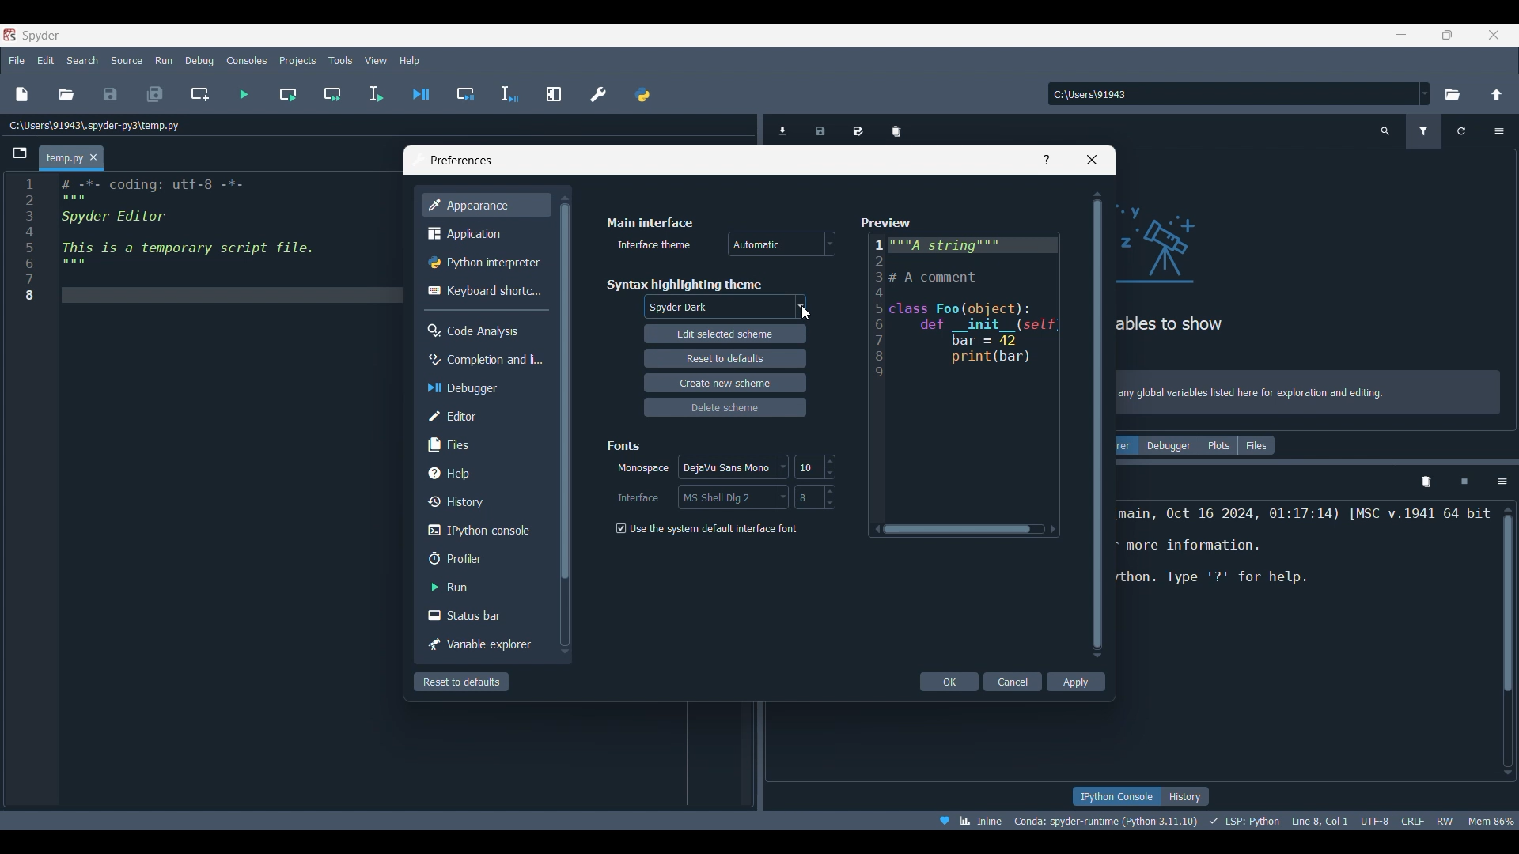  What do you see at coordinates (625, 445) in the screenshot?
I see `Section title` at bounding box center [625, 445].